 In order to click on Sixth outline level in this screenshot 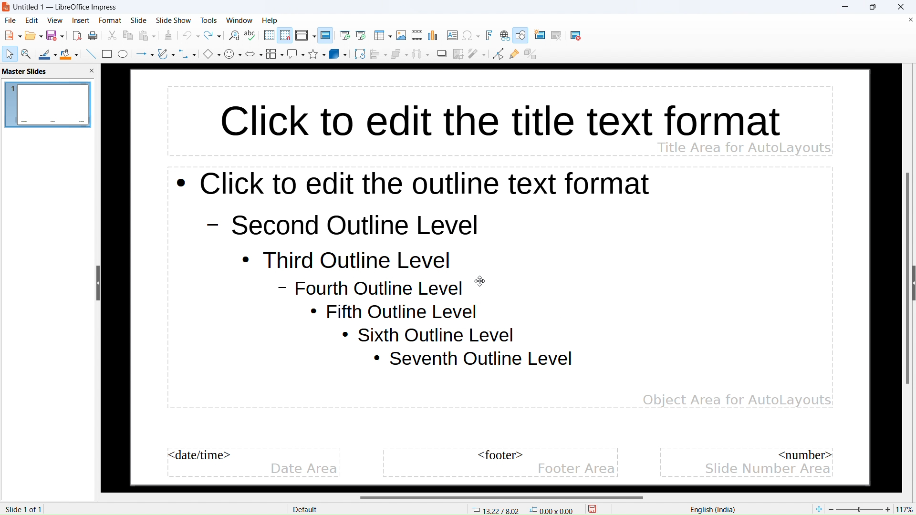, I will do `click(428, 335)`.